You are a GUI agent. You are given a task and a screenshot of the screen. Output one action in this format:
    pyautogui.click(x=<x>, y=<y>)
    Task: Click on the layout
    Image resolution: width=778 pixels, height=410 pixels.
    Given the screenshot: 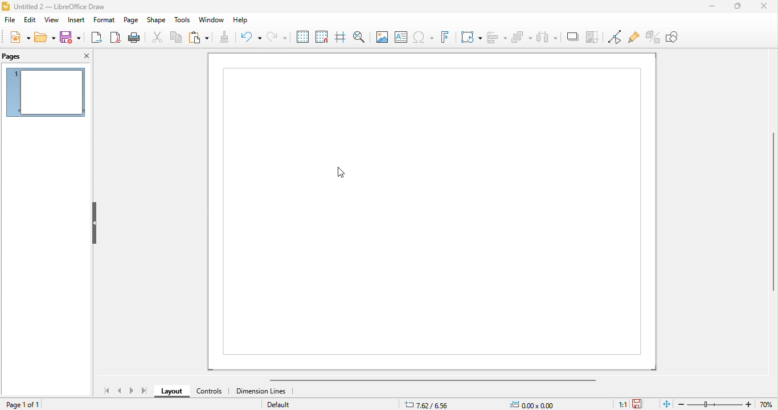 What is the action you would take?
    pyautogui.click(x=170, y=392)
    